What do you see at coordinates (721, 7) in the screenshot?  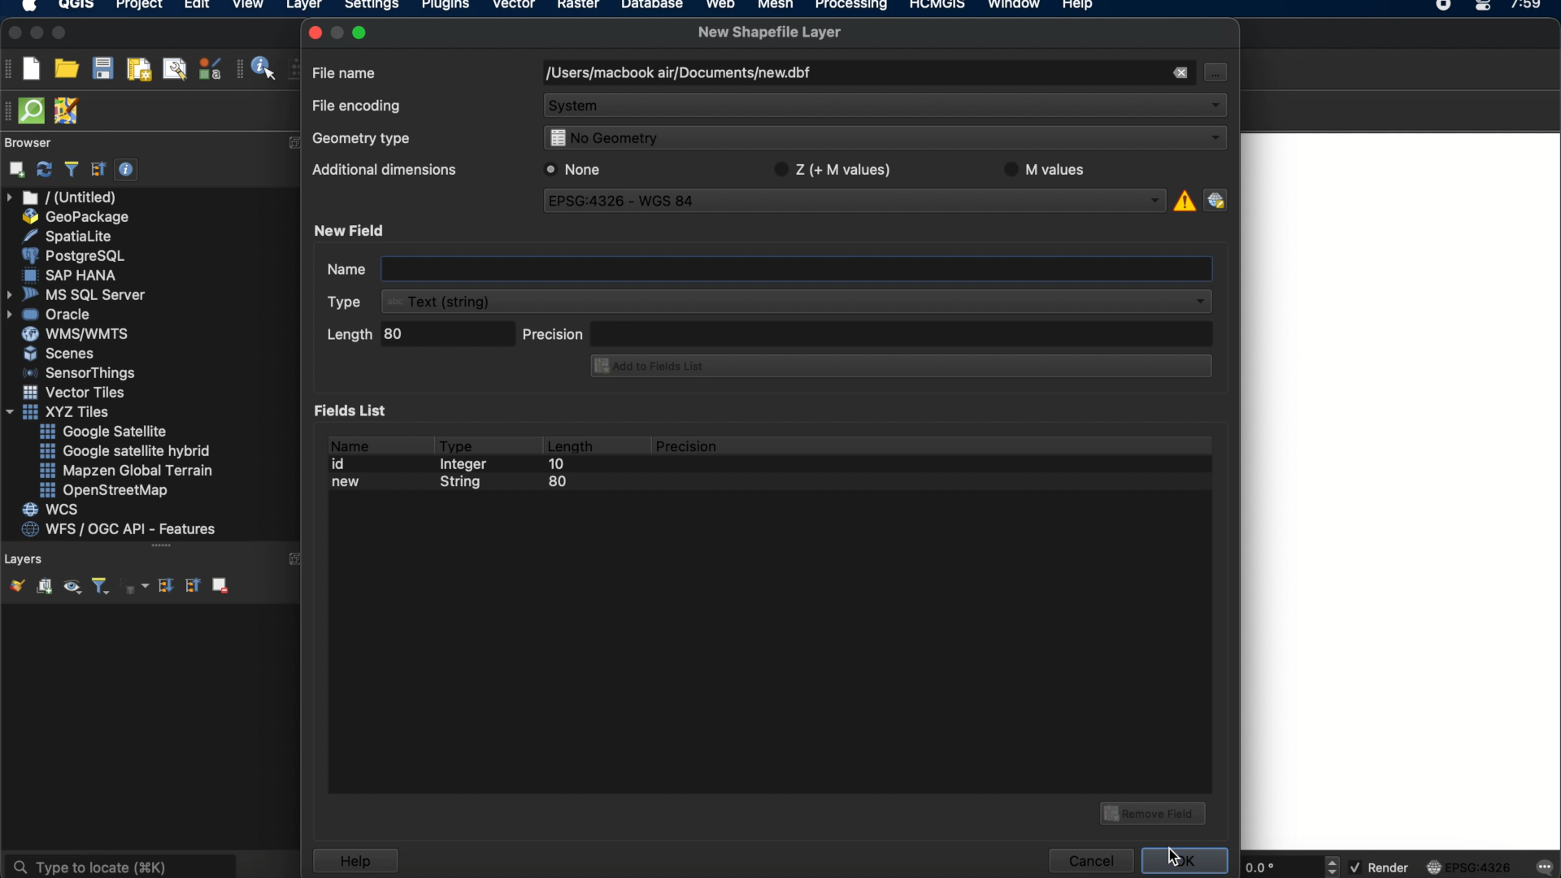 I see `web` at bounding box center [721, 7].